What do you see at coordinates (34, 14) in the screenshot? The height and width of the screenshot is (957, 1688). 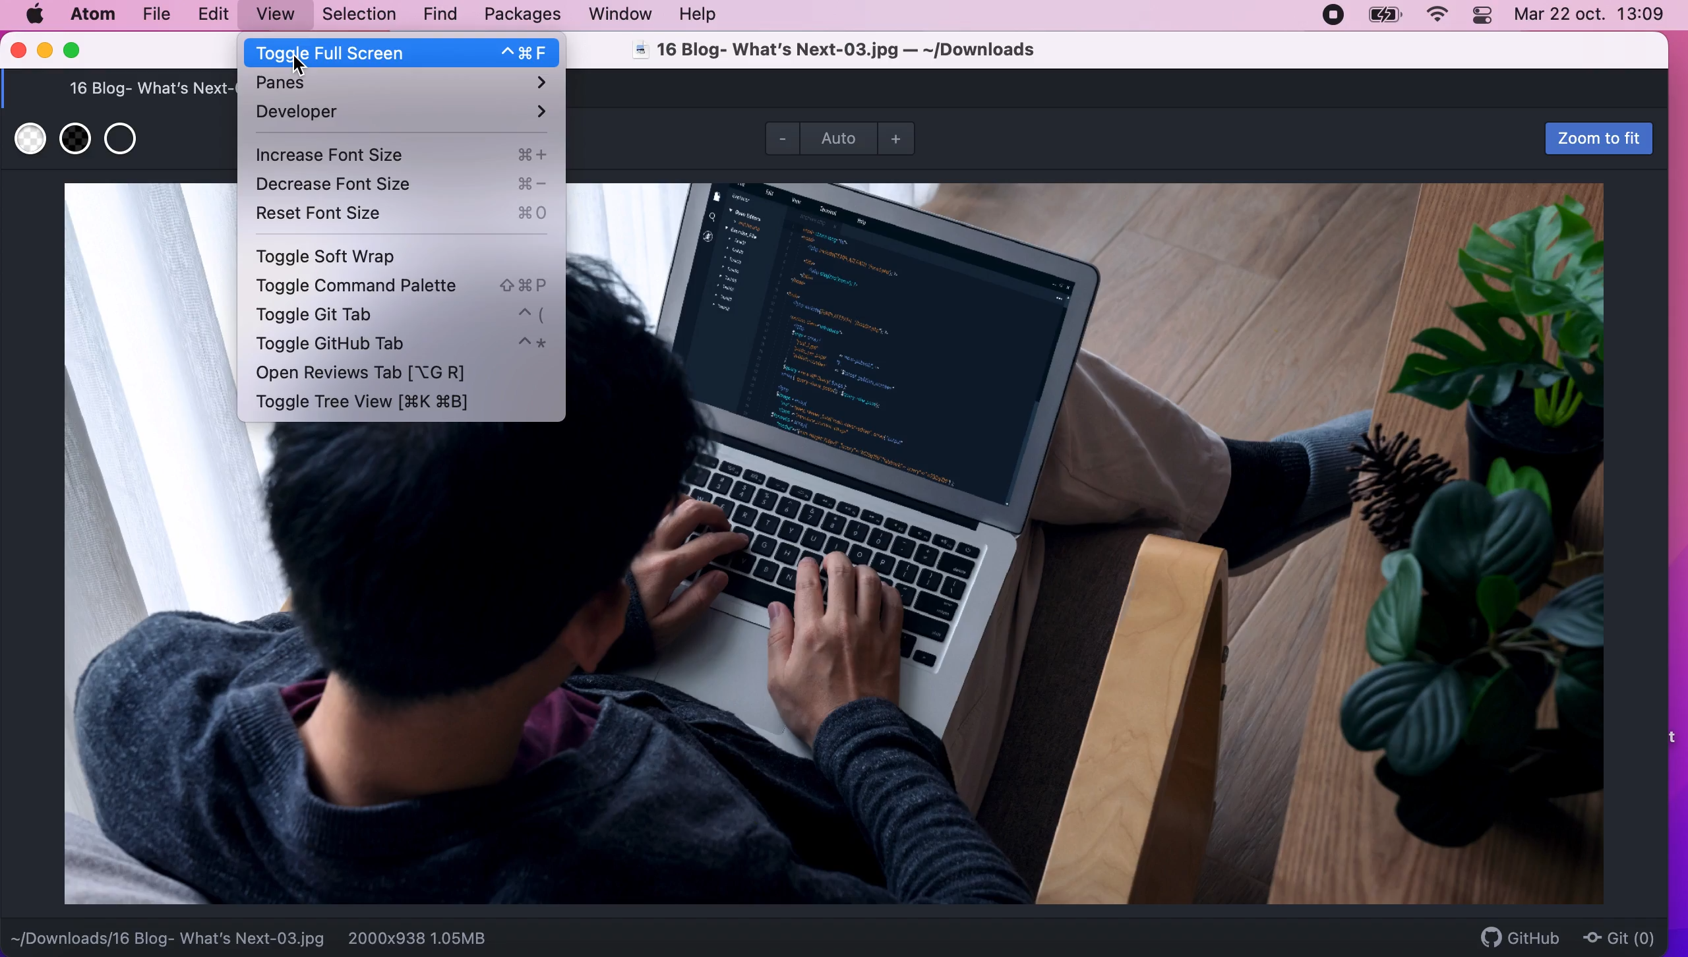 I see `mac logo` at bounding box center [34, 14].